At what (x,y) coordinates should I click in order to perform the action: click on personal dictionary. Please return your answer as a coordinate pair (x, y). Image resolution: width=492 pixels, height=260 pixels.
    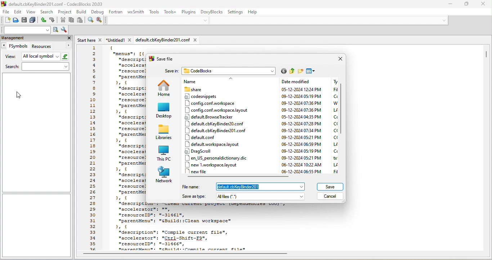
    Looking at the image, I should click on (219, 158).